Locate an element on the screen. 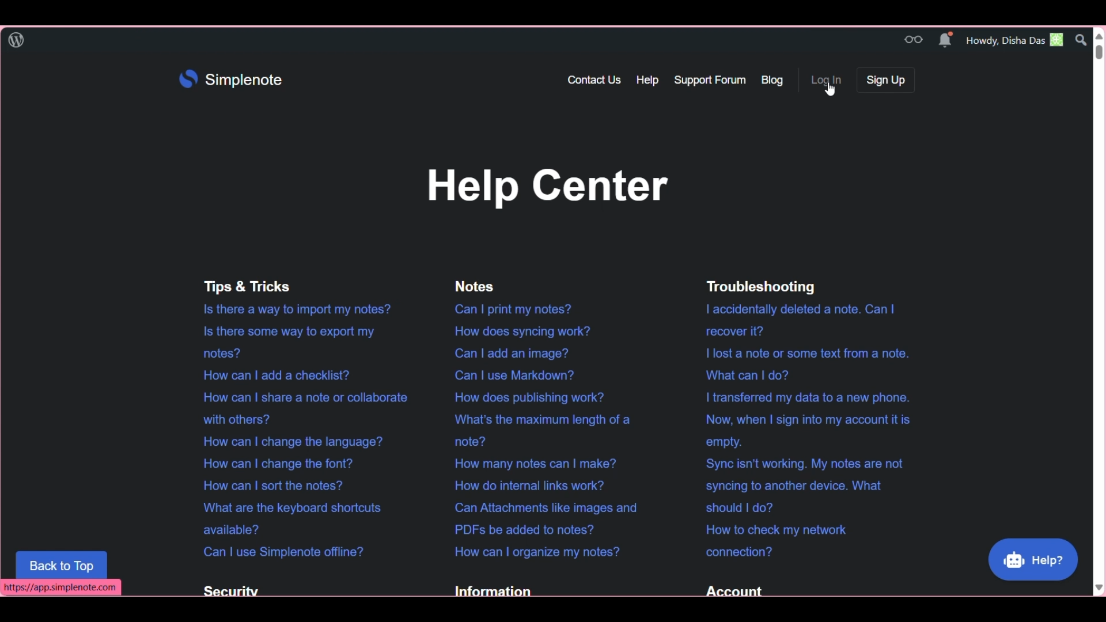 This screenshot has width=1106, height=622. Click to go to WordPress dashboard is located at coordinates (16, 40).